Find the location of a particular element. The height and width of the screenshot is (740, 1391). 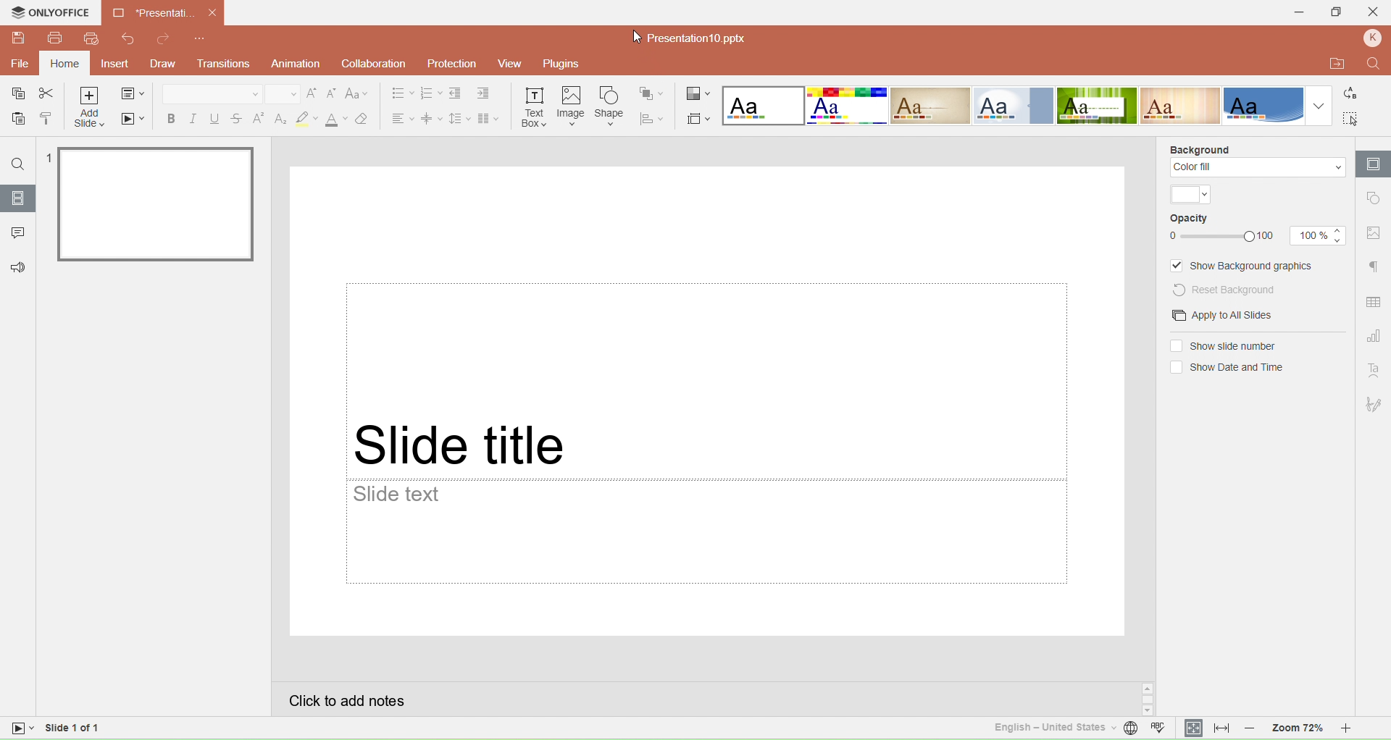

Apply to all slides is located at coordinates (1217, 316).